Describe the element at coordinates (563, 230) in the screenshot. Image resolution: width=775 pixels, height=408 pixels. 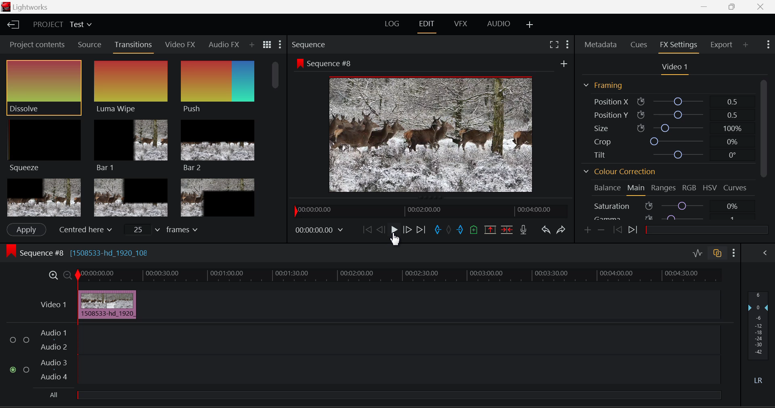
I see `Redo` at that location.